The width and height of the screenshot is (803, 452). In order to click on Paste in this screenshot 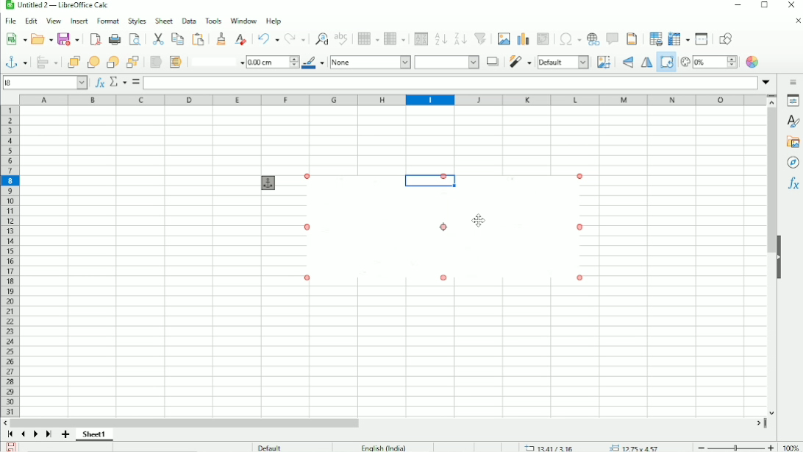, I will do `click(198, 38)`.